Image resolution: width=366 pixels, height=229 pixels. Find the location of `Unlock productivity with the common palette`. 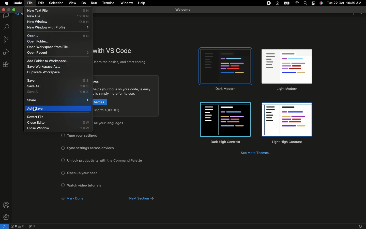

Unlock productivity with the common palette is located at coordinates (106, 161).